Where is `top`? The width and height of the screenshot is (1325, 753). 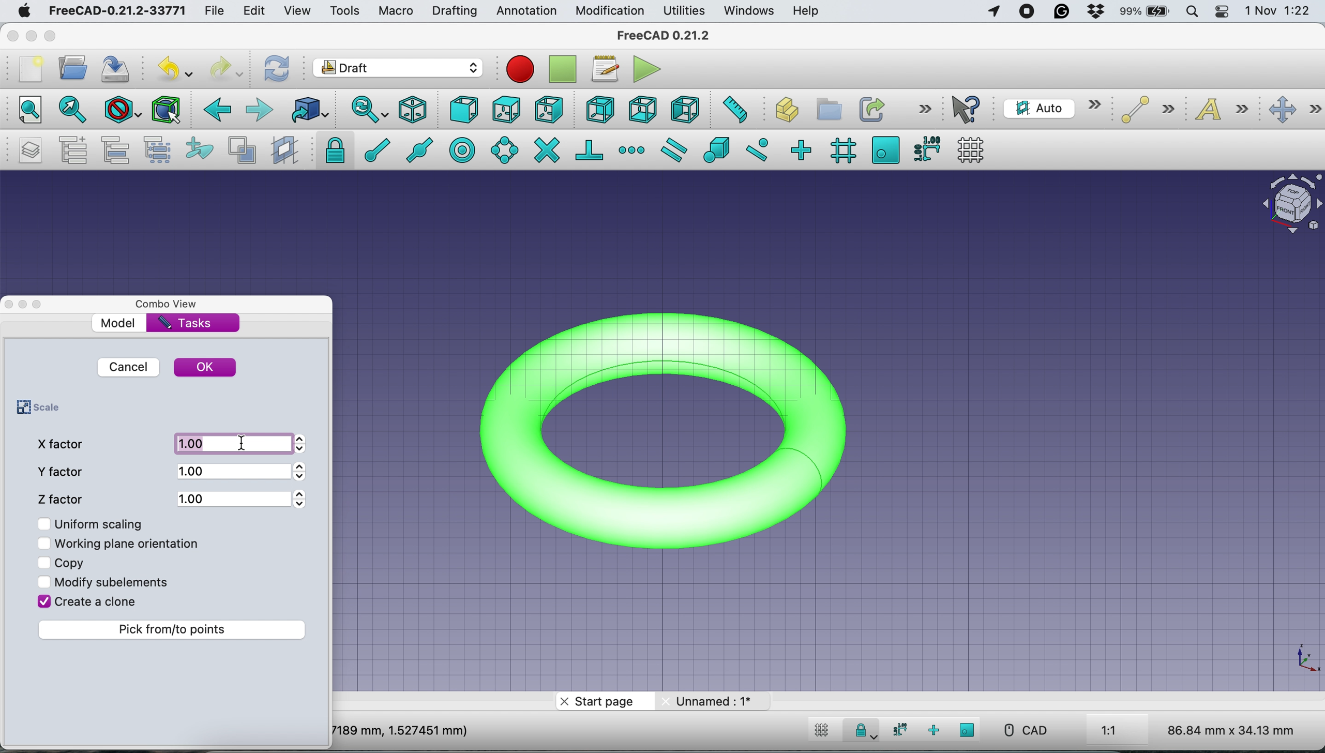
top is located at coordinates (505, 109).